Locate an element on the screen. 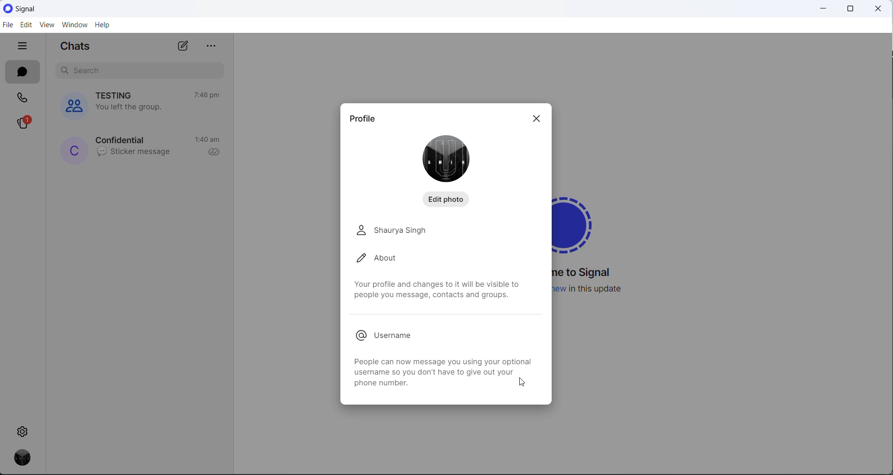  search chat is located at coordinates (143, 71).